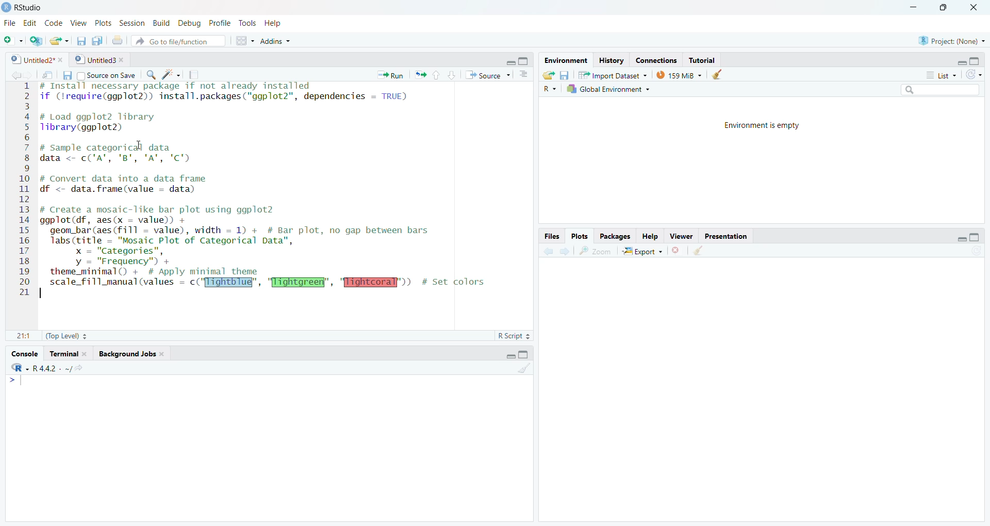  Describe the element at coordinates (974, 75) in the screenshot. I see `Refresh` at that location.